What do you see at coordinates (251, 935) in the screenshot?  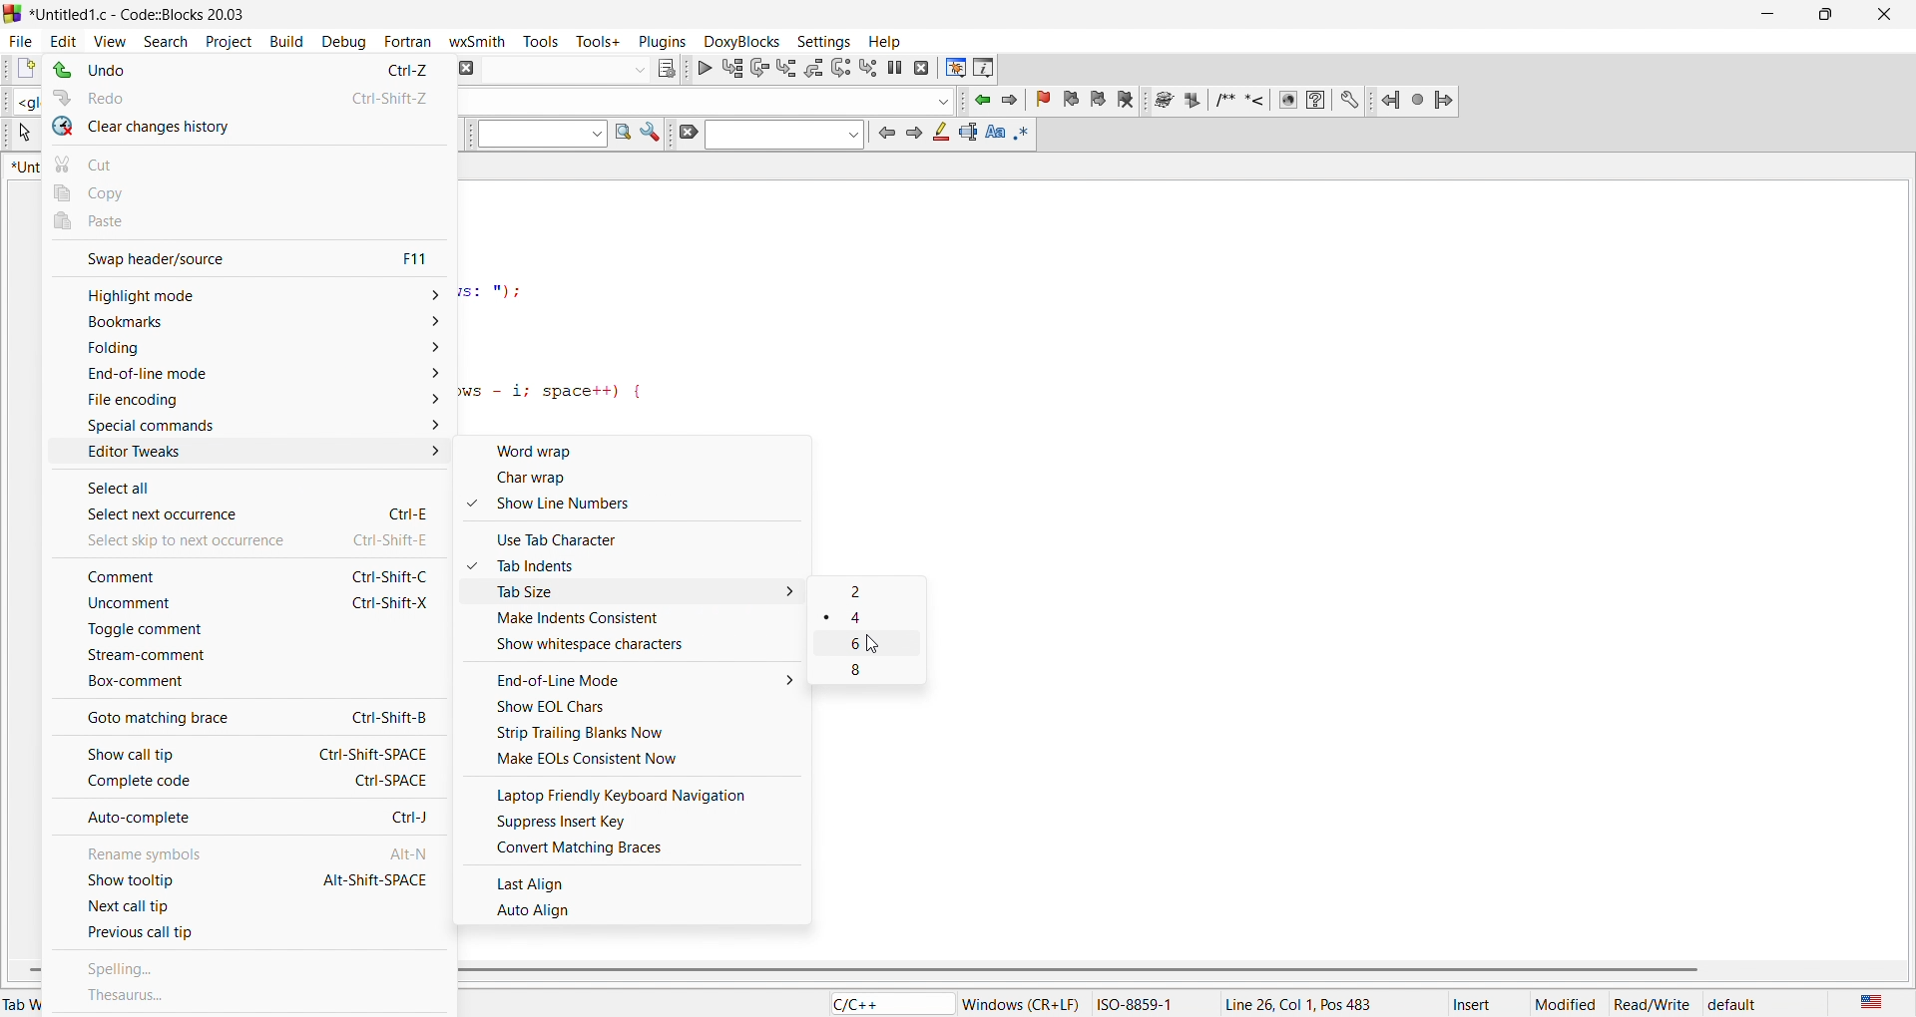 I see `previous call tip` at bounding box center [251, 935].